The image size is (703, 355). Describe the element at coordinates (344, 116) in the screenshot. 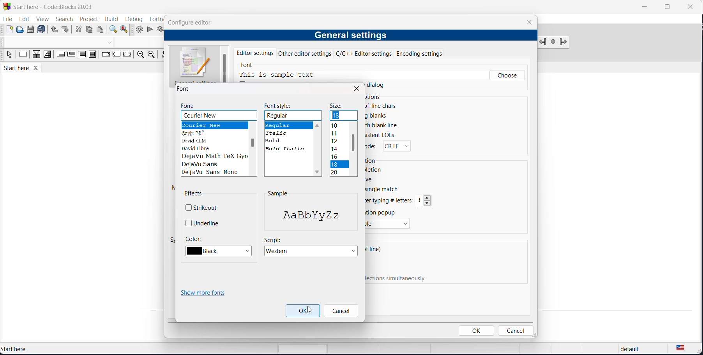

I see `current size` at that location.